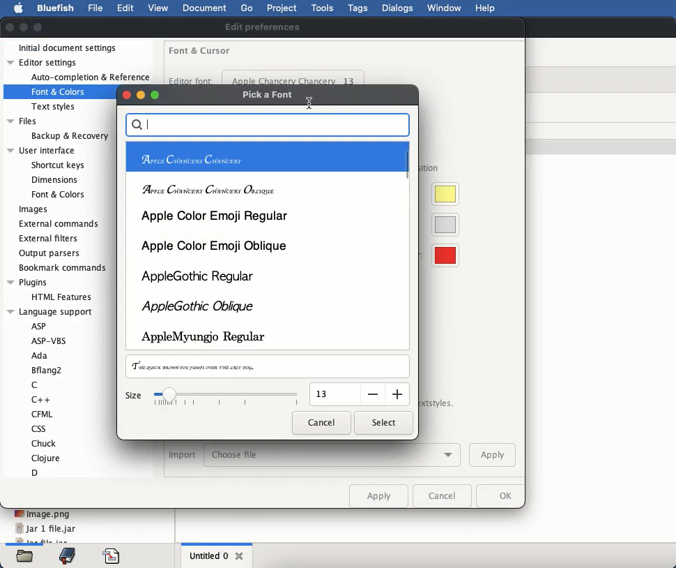 This screenshot has height=568, width=676. What do you see at coordinates (56, 10) in the screenshot?
I see `bluefish` at bounding box center [56, 10].